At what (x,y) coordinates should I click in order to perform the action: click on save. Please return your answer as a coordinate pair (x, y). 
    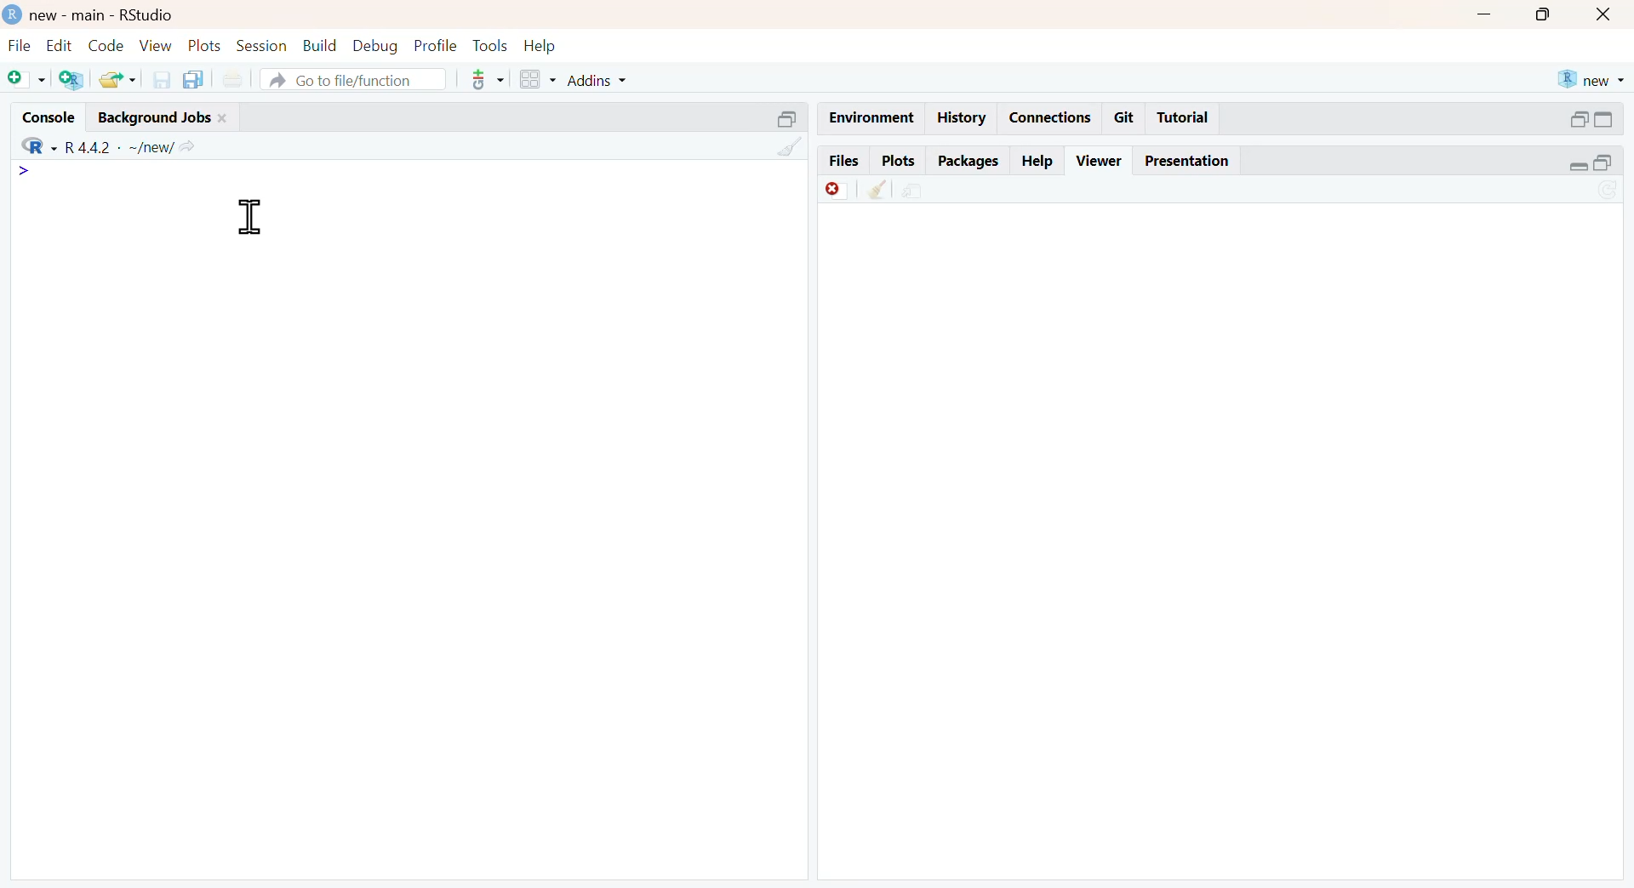
    Looking at the image, I should click on (163, 79).